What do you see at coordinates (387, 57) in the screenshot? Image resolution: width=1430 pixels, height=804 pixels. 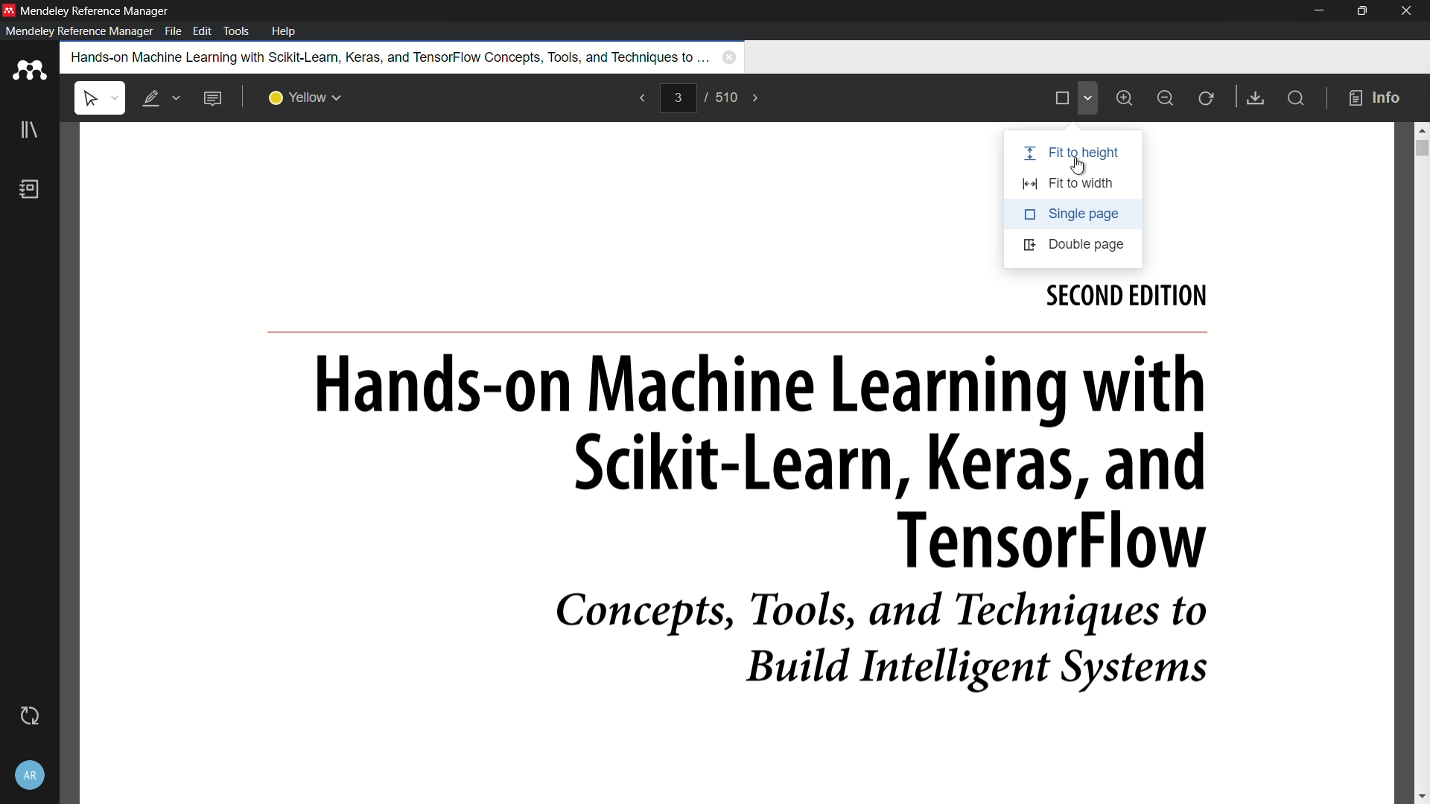 I see `book name` at bounding box center [387, 57].